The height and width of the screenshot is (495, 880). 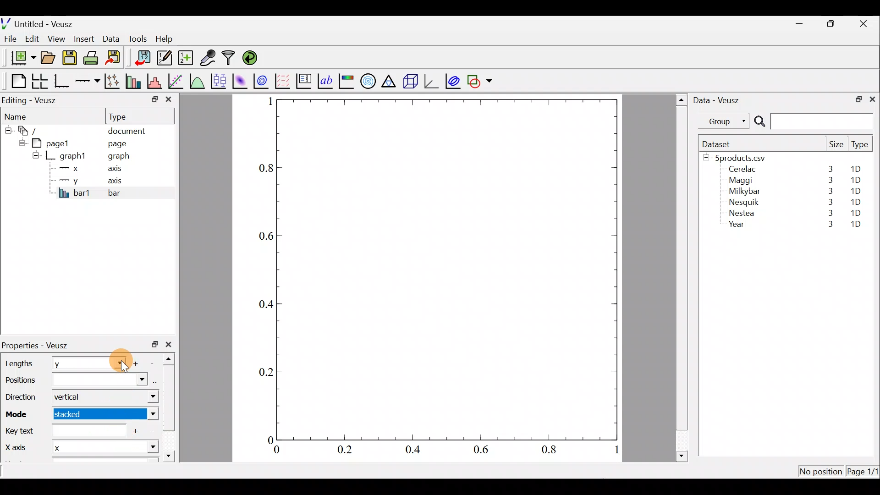 I want to click on Add another item, so click(x=138, y=363).